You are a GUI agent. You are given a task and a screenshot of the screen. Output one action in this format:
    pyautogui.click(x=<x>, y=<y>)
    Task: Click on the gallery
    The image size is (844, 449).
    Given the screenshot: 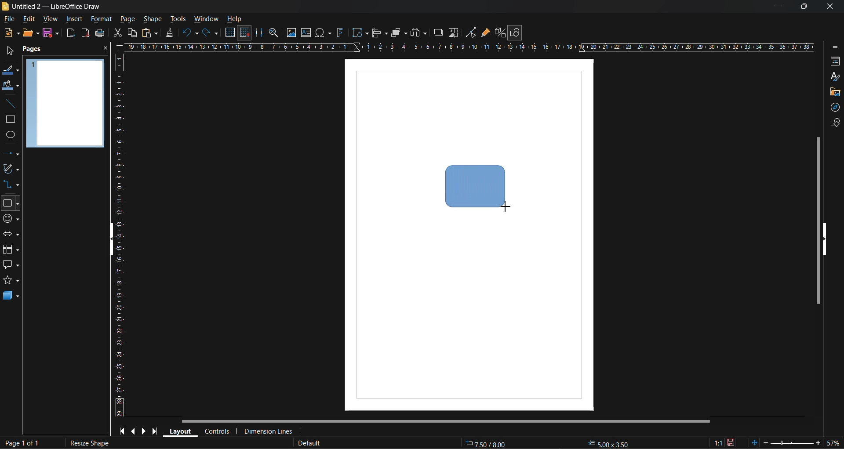 What is the action you would take?
    pyautogui.click(x=834, y=94)
    